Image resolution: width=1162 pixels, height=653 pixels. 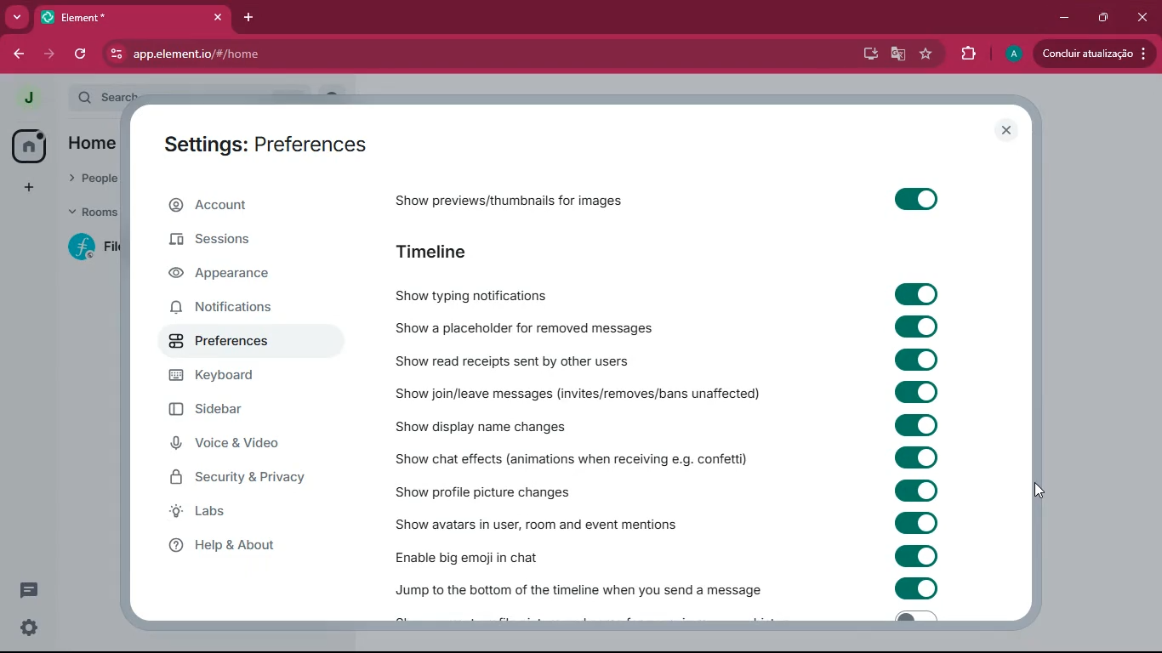 What do you see at coordinates (241, 343) in the screenshot?
I see `preferences` at bounding box center [241, 343].